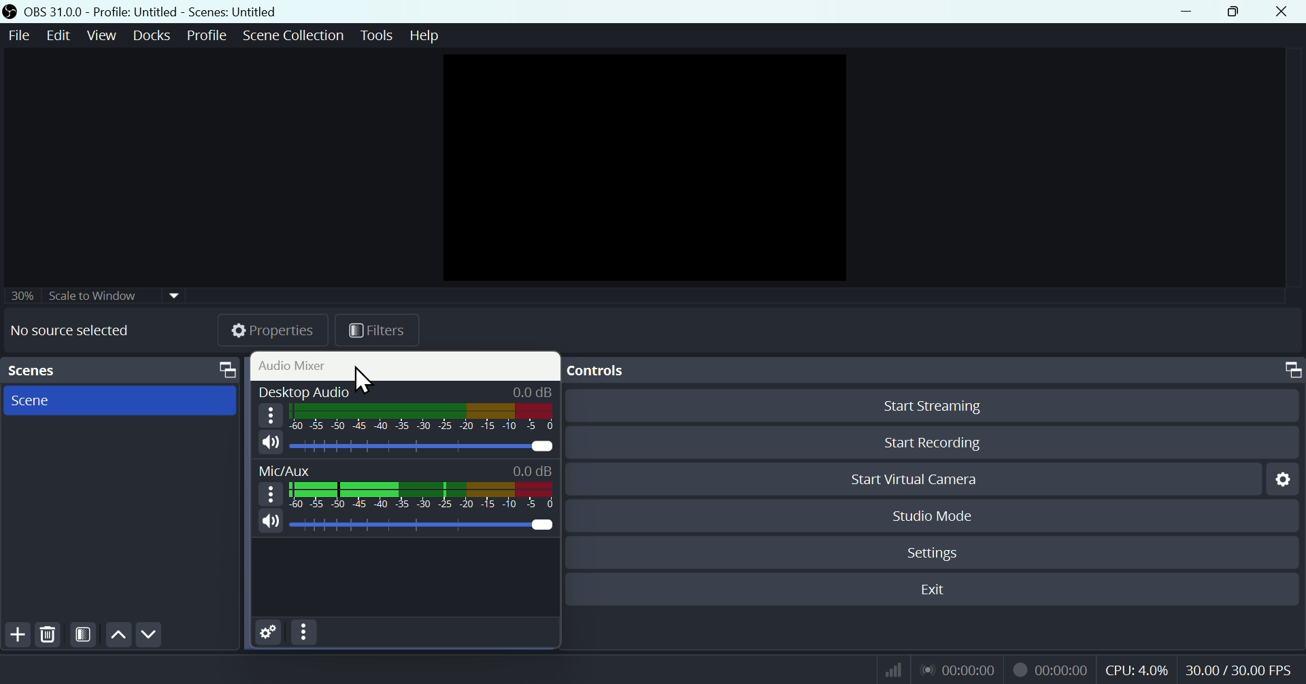 The height and width of the screenshot is (684, 1306). Describe the element at coordinates (84, 635) in the screenshot. I see `Contrast` at that location.